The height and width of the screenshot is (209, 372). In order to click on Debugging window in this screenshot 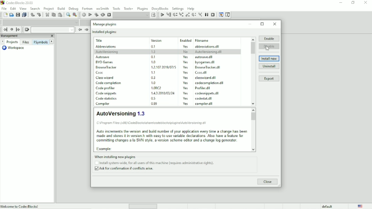, I will do `click(221, 15)`.